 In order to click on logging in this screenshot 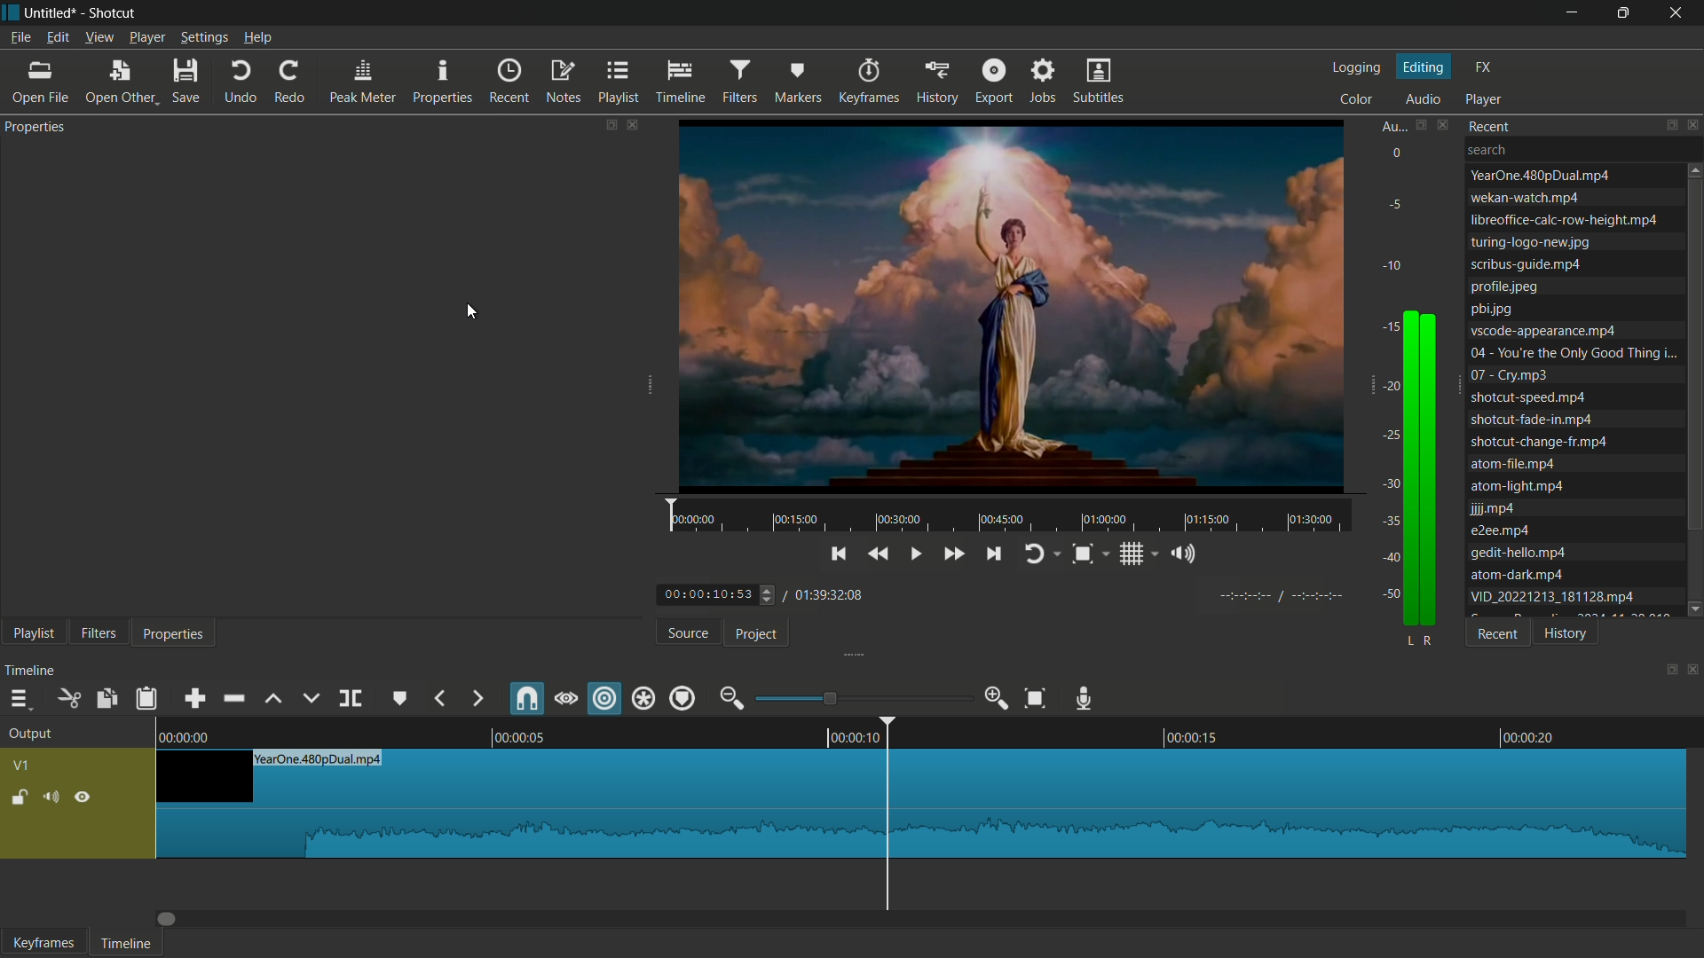, I will do `click(1358, 68)`.